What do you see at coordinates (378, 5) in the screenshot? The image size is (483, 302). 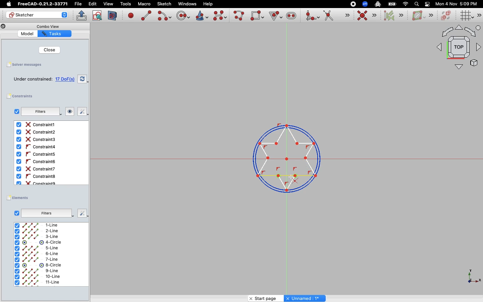 I see `Robot` at bounding box center [378, 5].